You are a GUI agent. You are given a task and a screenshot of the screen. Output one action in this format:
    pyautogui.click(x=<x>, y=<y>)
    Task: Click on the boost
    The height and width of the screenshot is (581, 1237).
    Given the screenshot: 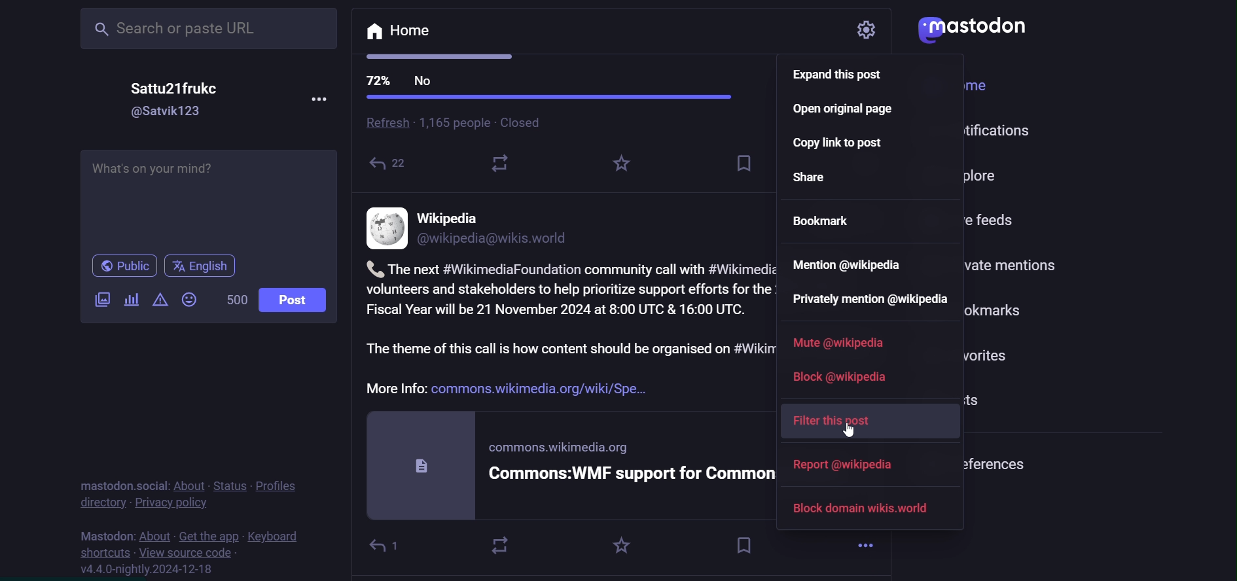 What is the action you would take?
    pyautogui.click(x=499, y=545)
    